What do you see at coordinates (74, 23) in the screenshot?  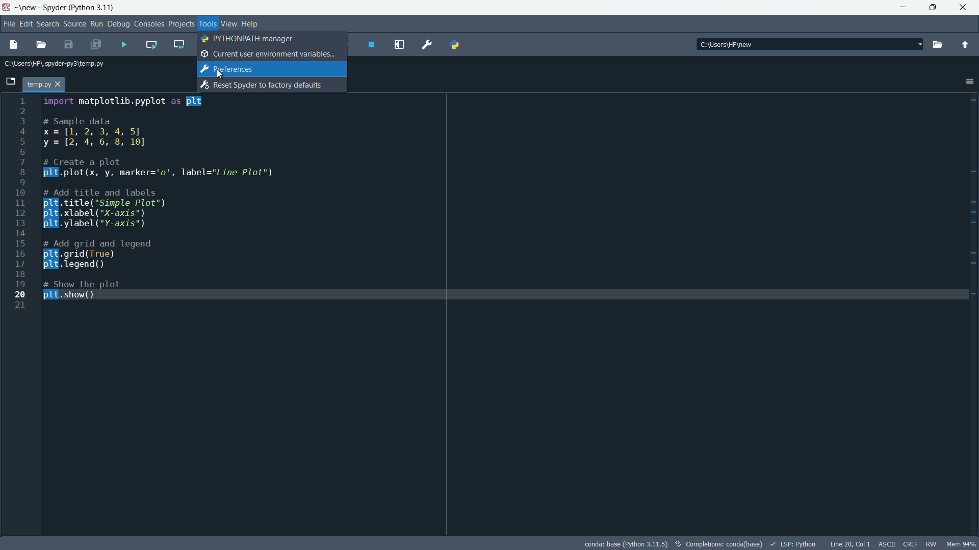 I see `source` at bounding box center [74, 23].